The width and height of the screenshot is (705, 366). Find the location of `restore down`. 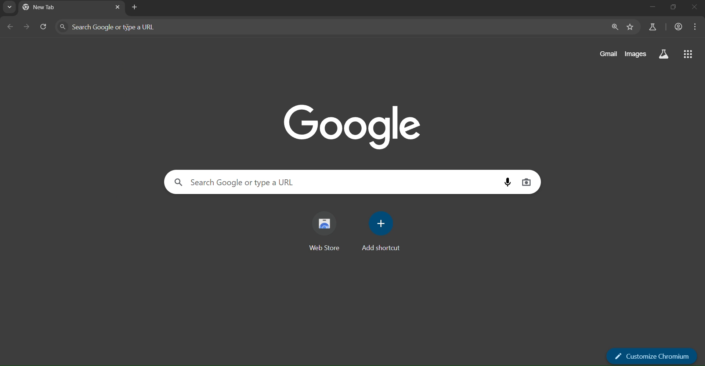

restore down is located at coordinates (673, 7).